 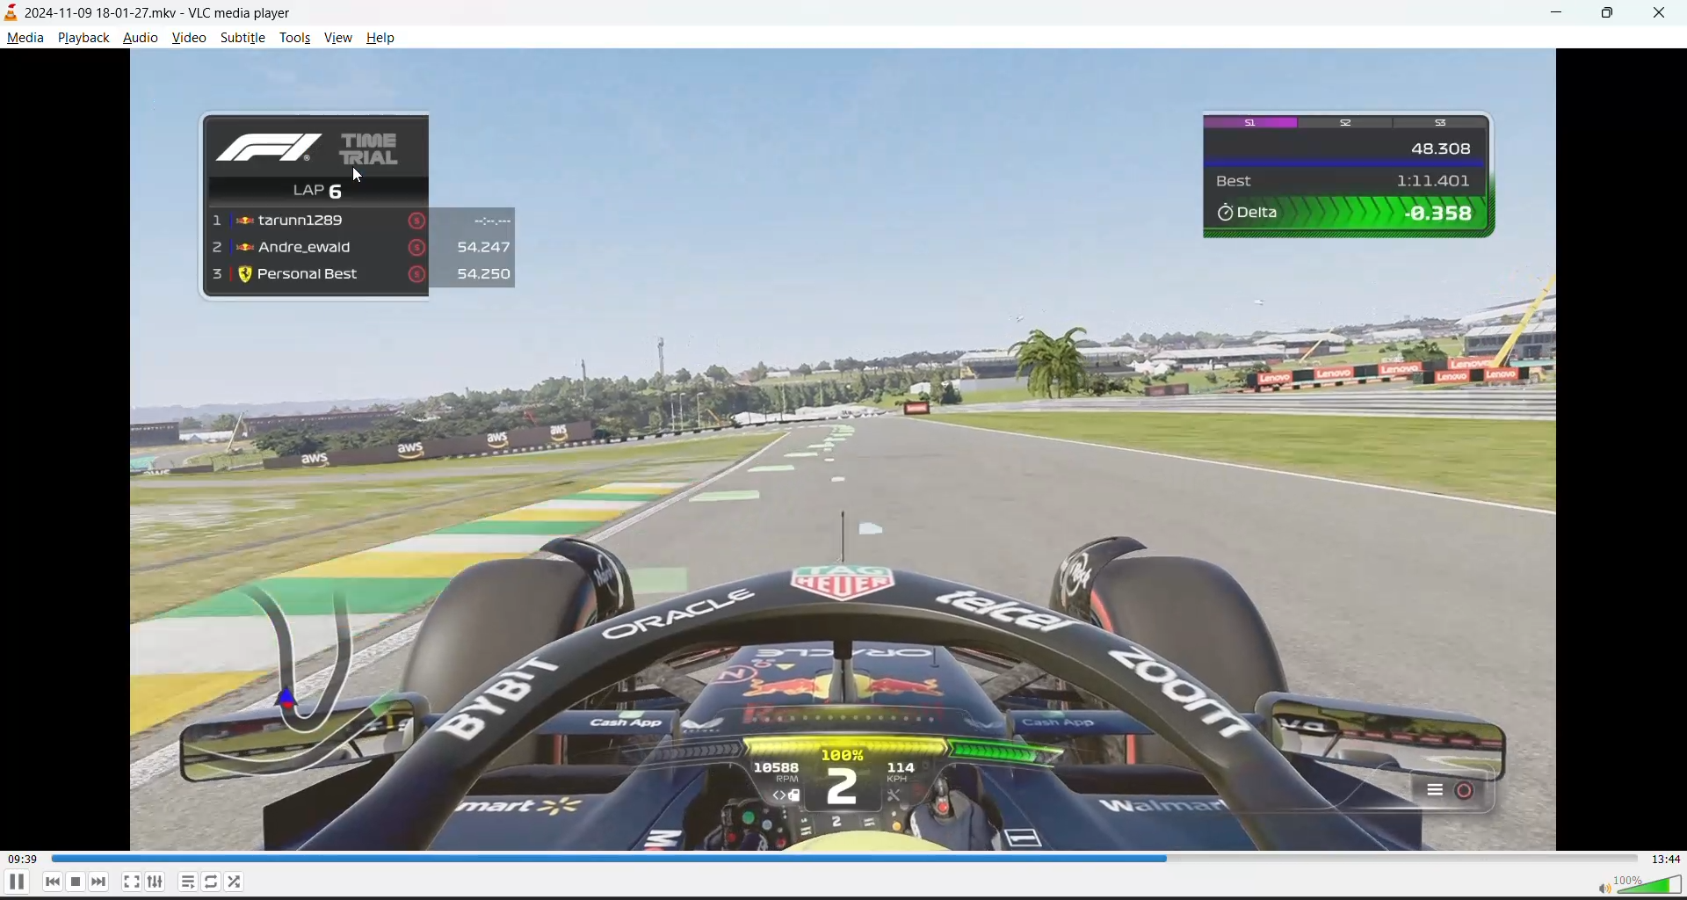 I want to click on fullscreen, so click(x=131, y=881).